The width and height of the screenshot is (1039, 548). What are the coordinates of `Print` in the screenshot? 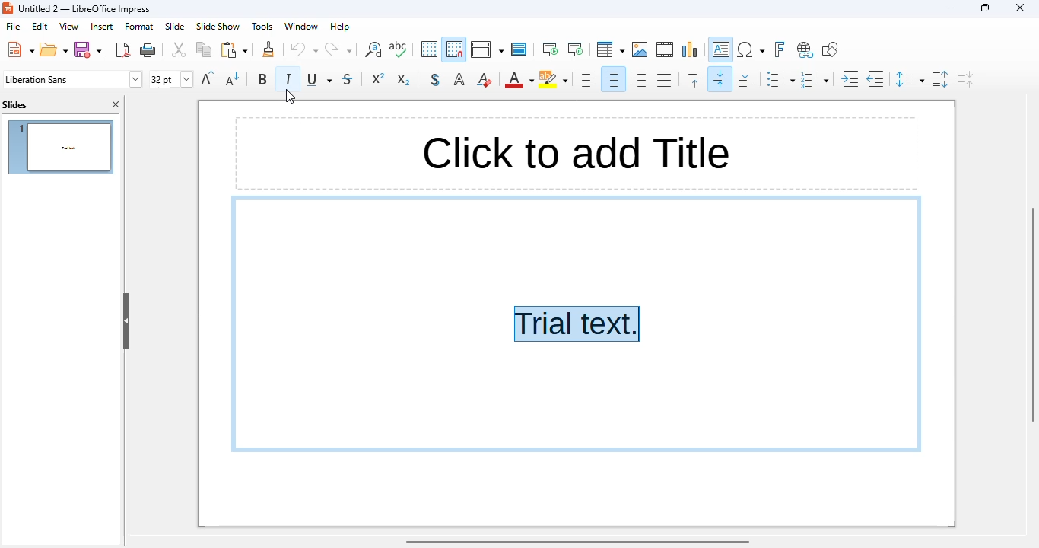 It's located at (148, 50).